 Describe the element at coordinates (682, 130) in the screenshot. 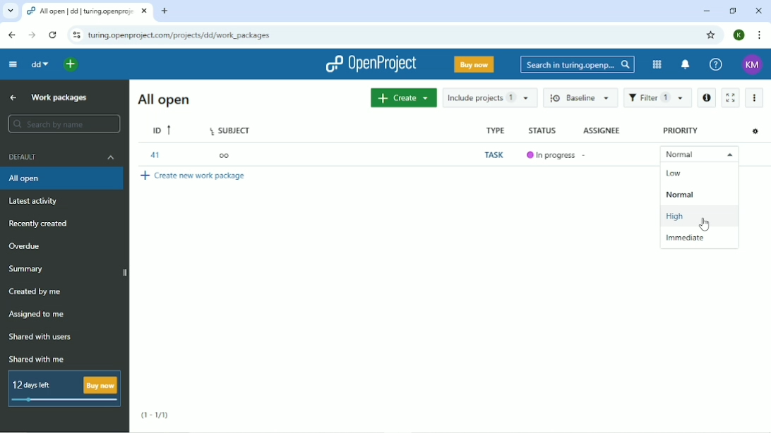

I see `Priority` at that location.